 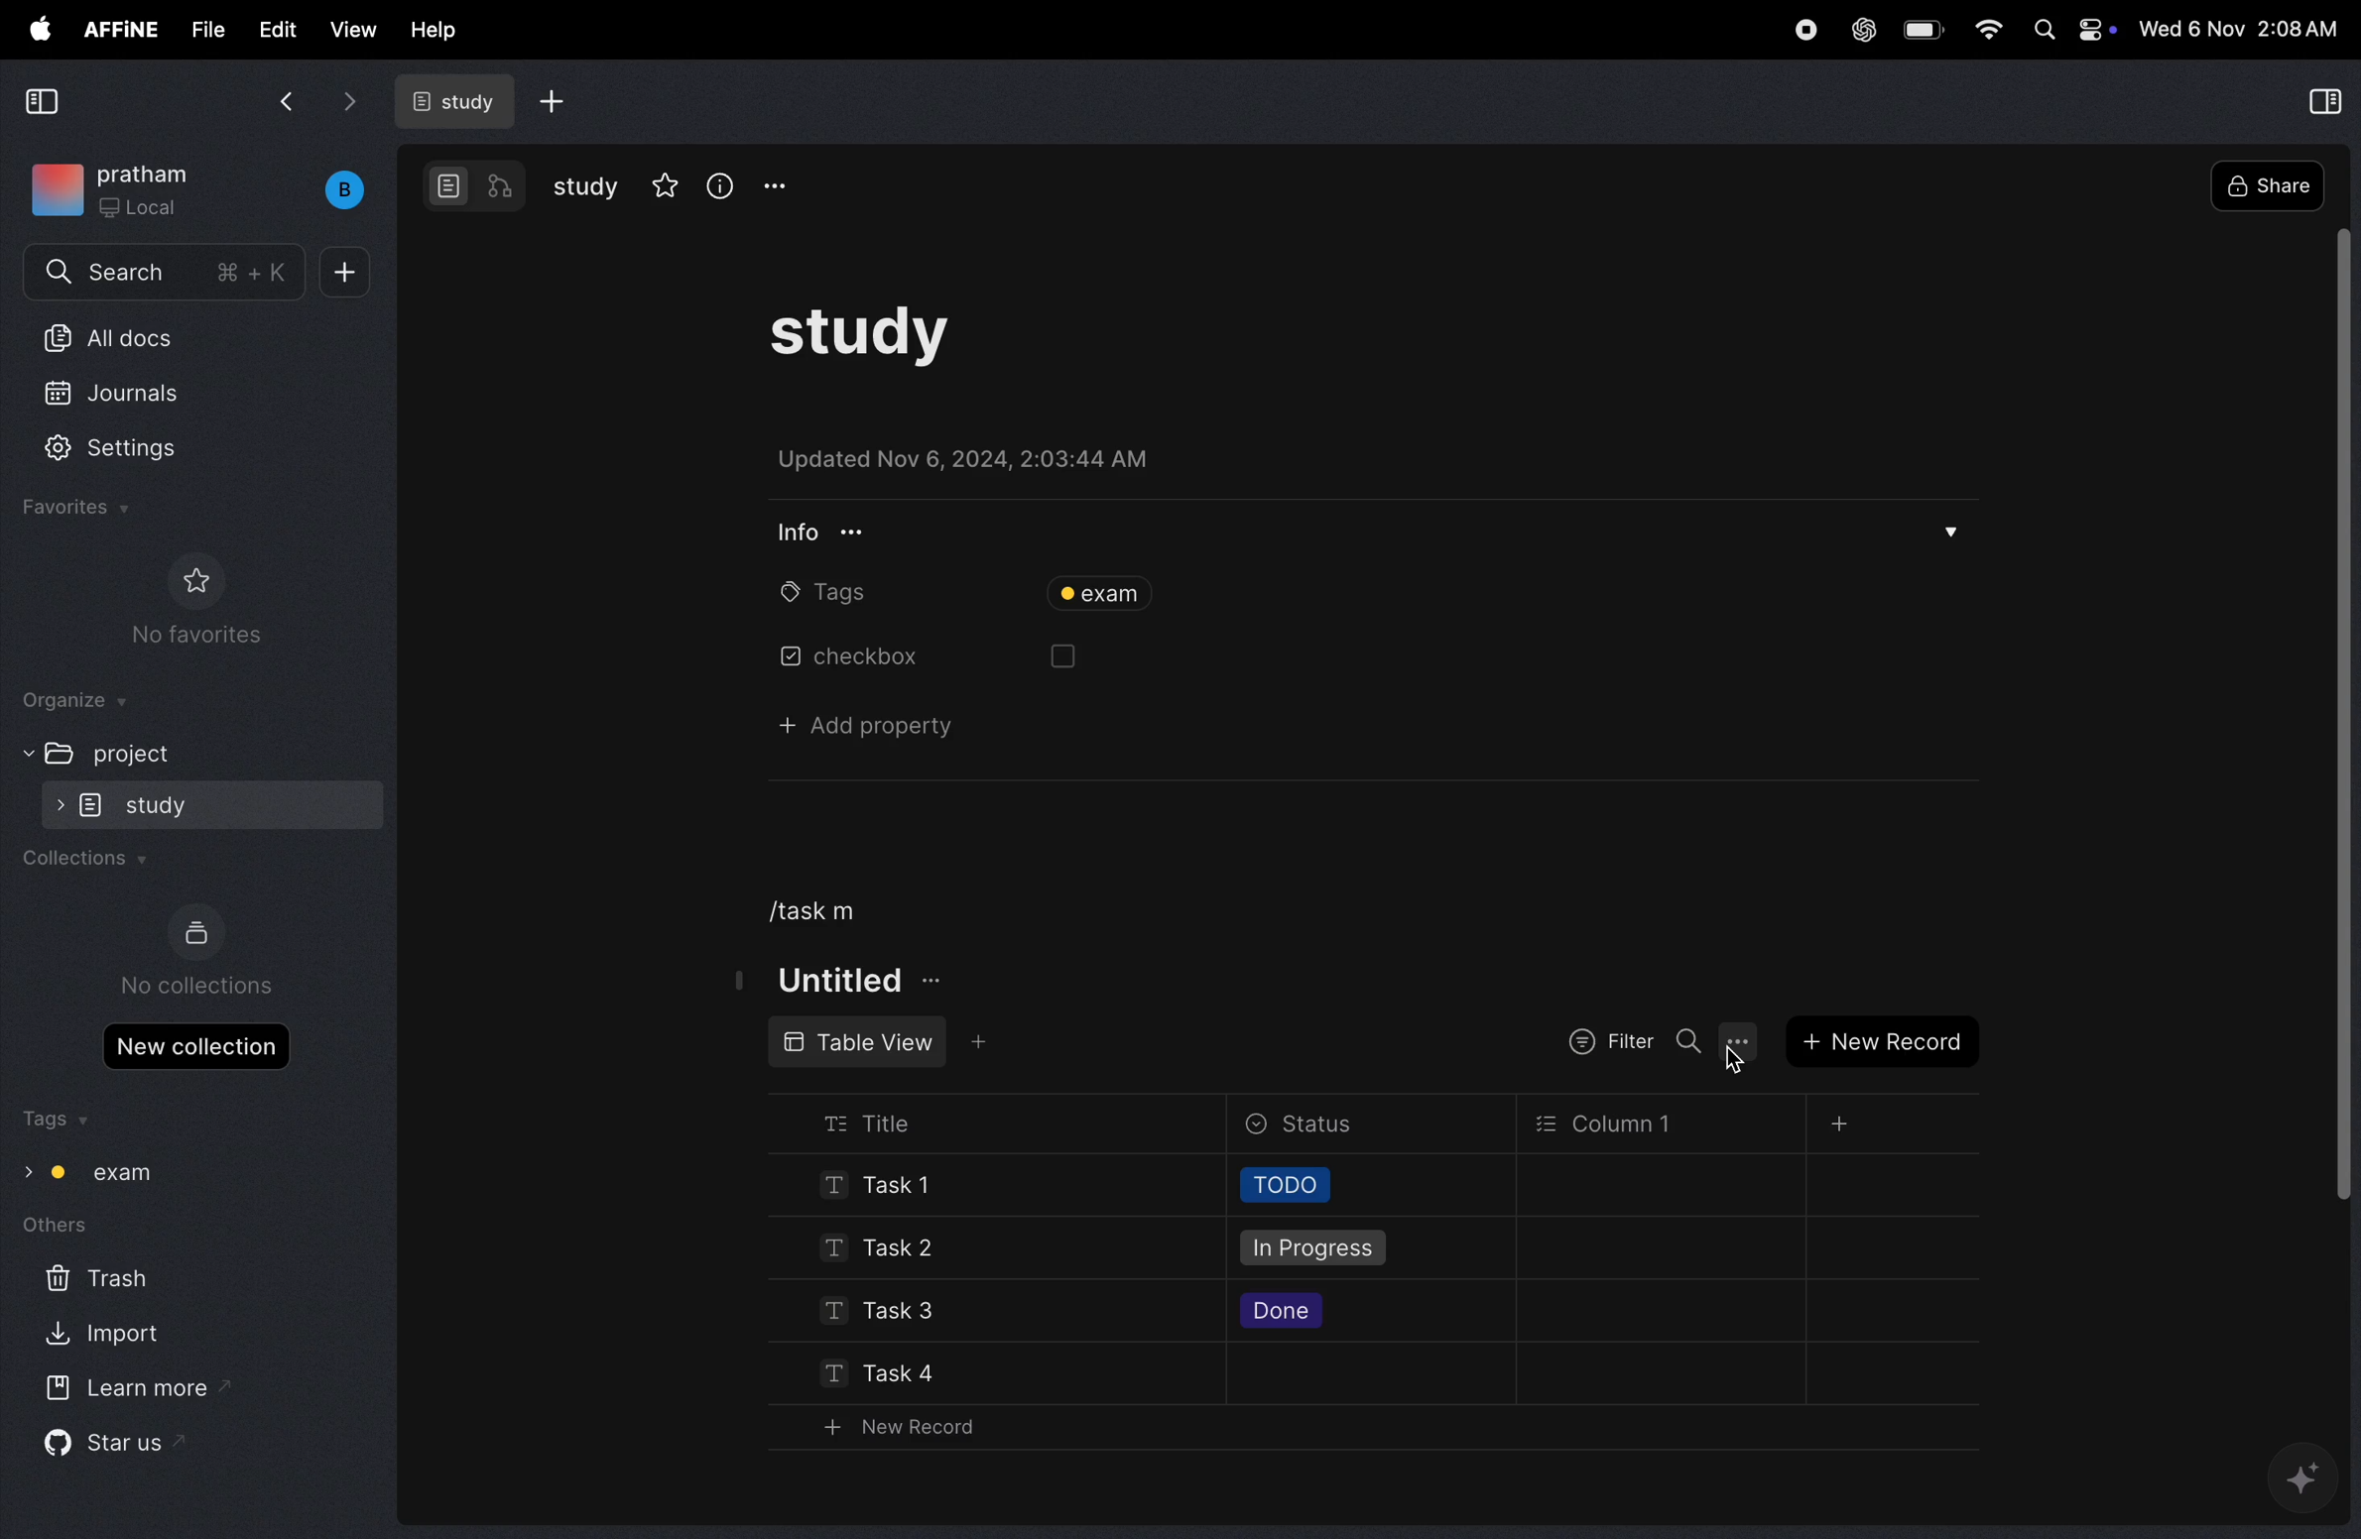 I want to click on file, so click(x=201, y=31).